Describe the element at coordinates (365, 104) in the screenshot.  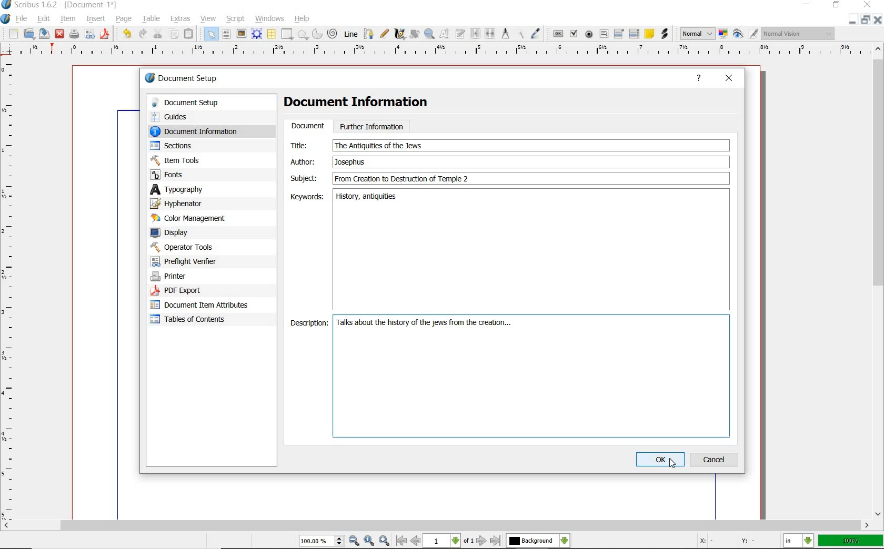
I see `Document Information` at that location.